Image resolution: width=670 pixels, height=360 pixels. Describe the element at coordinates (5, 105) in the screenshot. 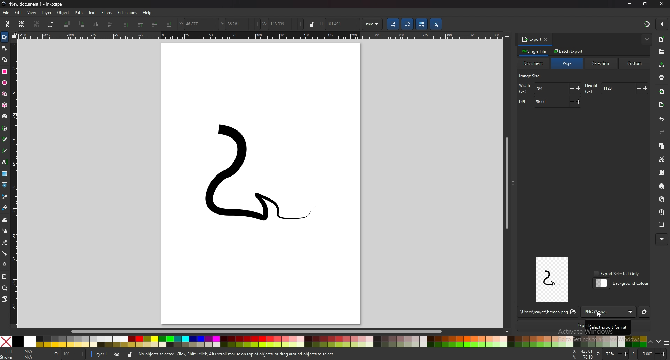

I see `3d box` at that location.